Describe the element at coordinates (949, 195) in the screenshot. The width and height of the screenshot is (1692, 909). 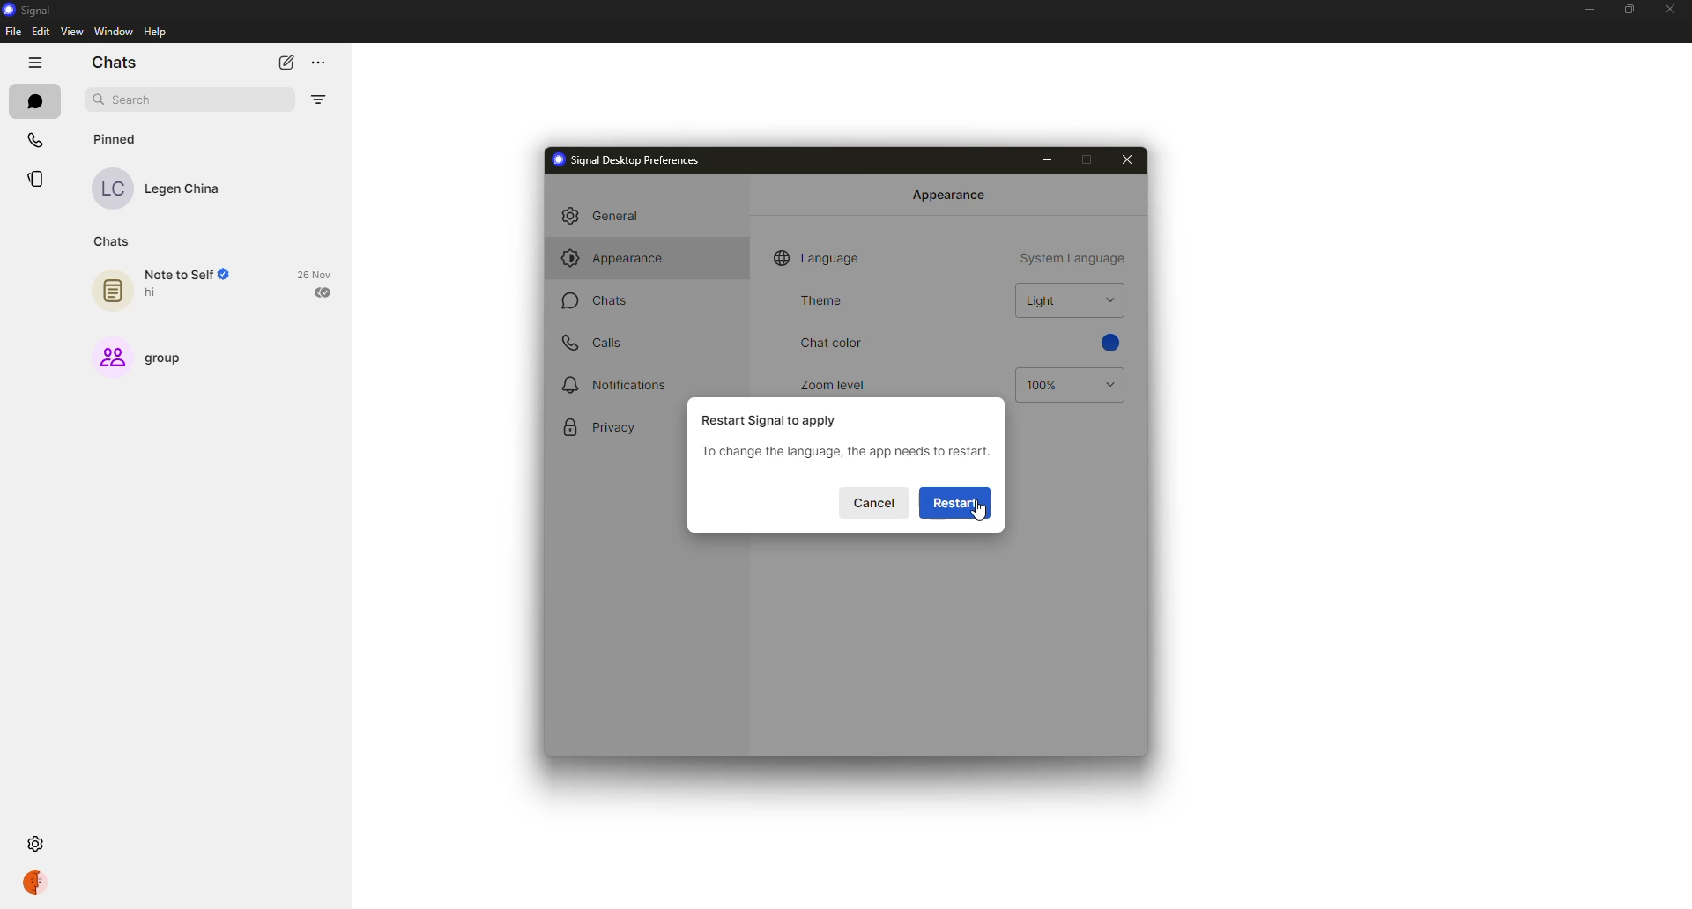
I see `appearance` at that location.